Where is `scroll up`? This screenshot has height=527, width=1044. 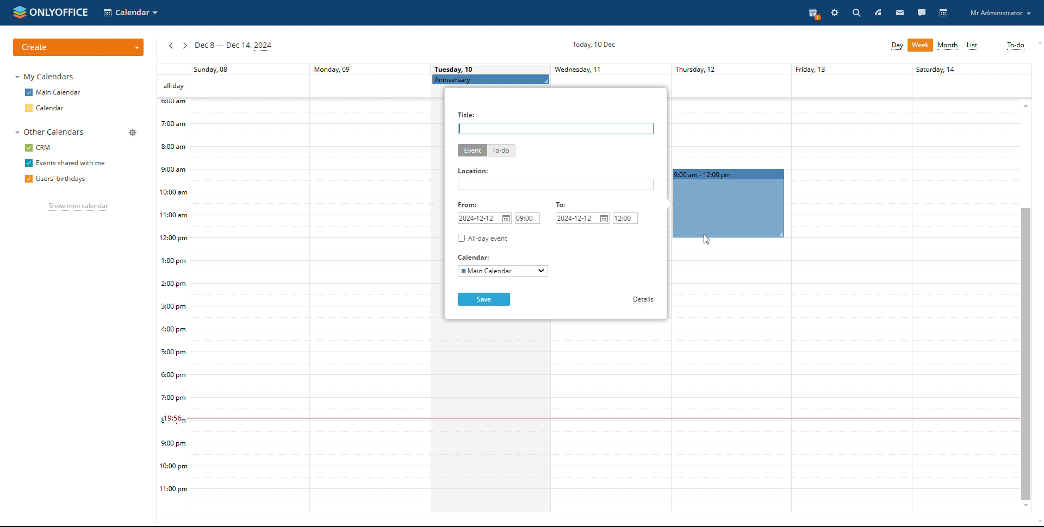 scroll up is located at coordinates (1037, 43).